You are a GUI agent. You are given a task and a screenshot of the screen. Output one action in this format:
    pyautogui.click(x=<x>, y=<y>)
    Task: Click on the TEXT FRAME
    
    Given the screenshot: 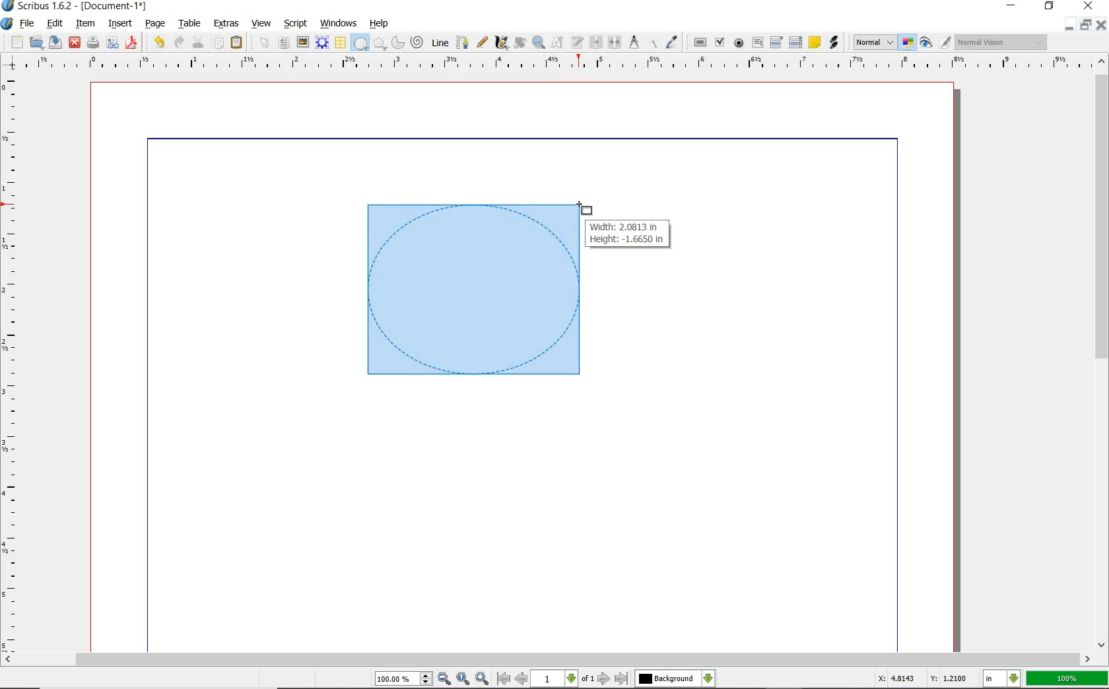 What is the action you would take?
    pyautogui.click(x=284, y=42)
    